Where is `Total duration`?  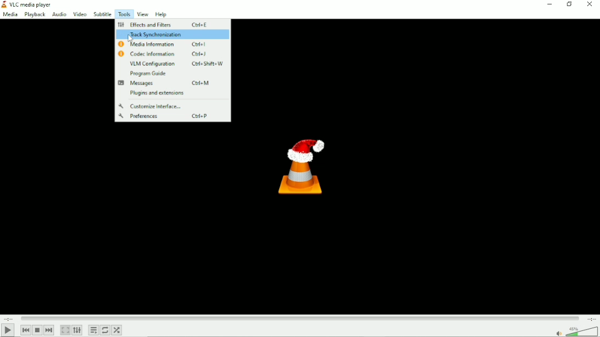 Total duration is located at coordinates (592, 318).